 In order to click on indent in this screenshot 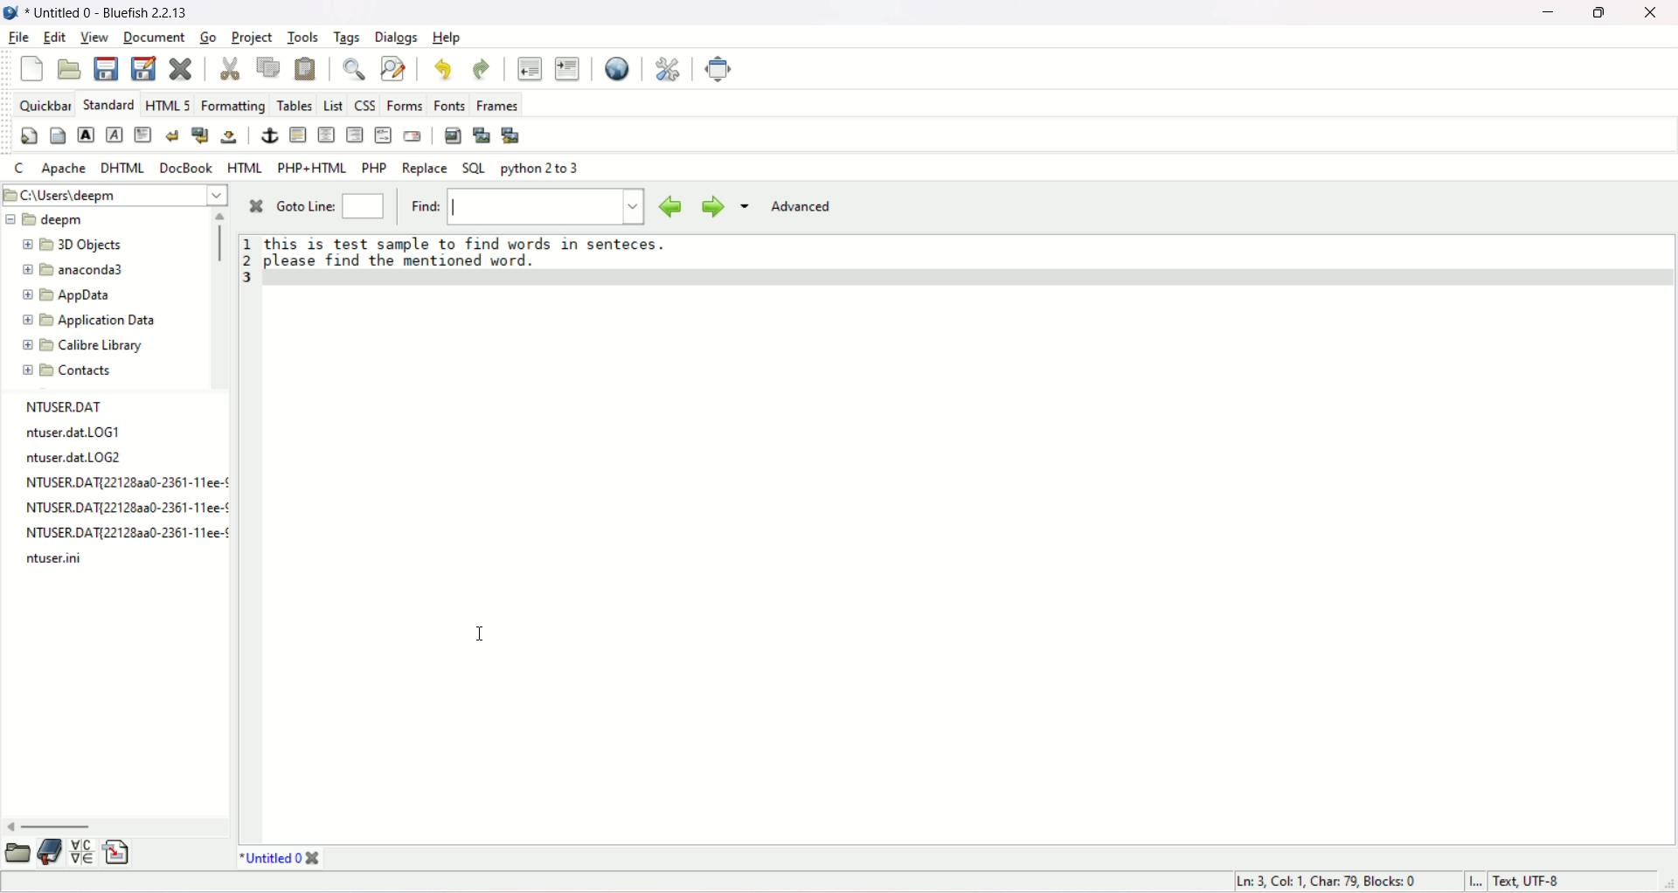, I will do `click(567, 66)`.